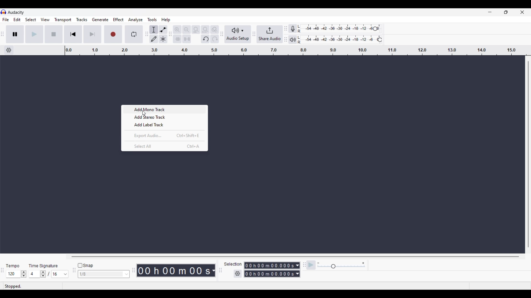 The height and width of the screenshot is (298, 531). Describe the element at coordinates (100, 20) in the screenshot. I see `Generate menu` at that location.